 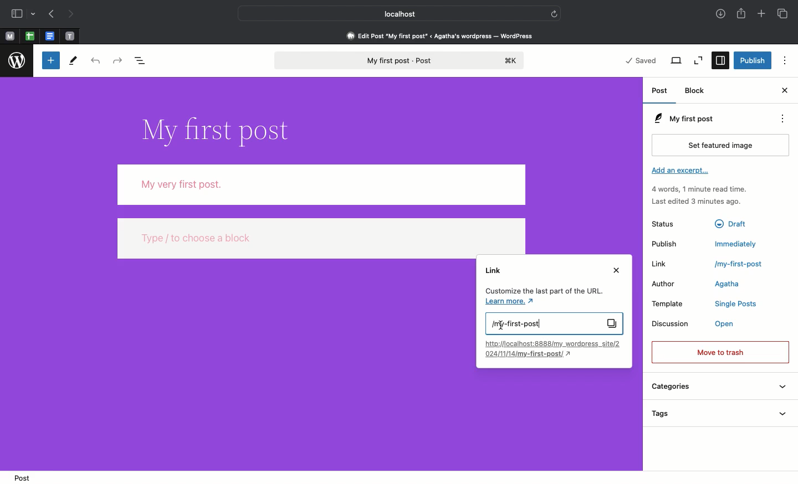 I want to click on Next page, so click(x=74, y=14).